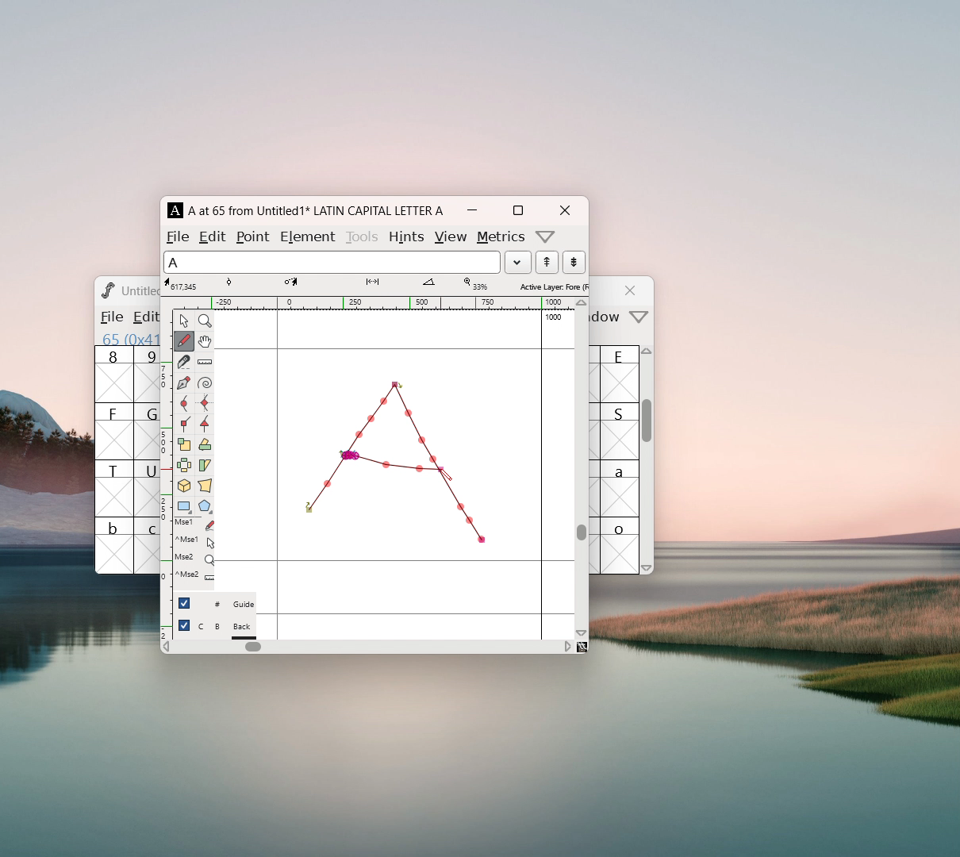 This screenshot has width=960, height=857. I want to click on checkbox, so click(184, 625).